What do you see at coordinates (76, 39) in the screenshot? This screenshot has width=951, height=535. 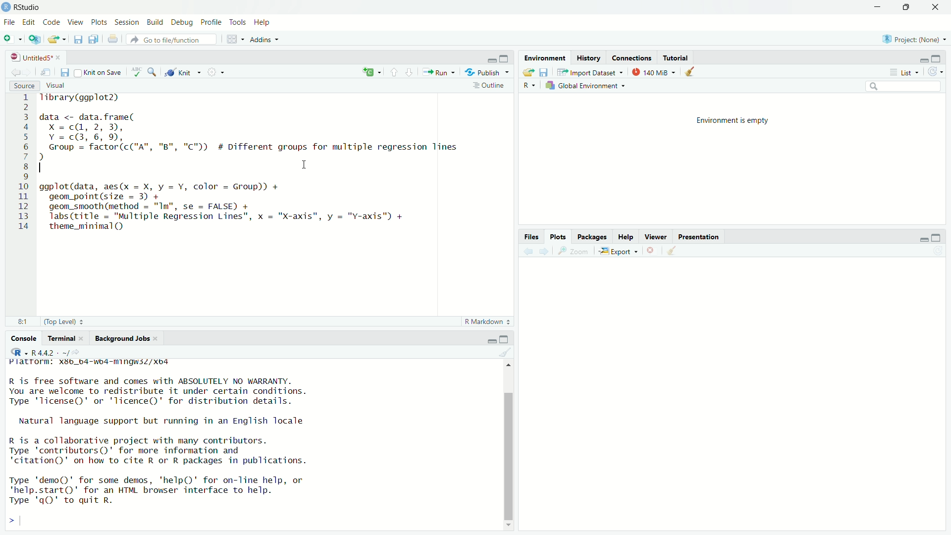 I see `save` at bounding box center [76, 39].